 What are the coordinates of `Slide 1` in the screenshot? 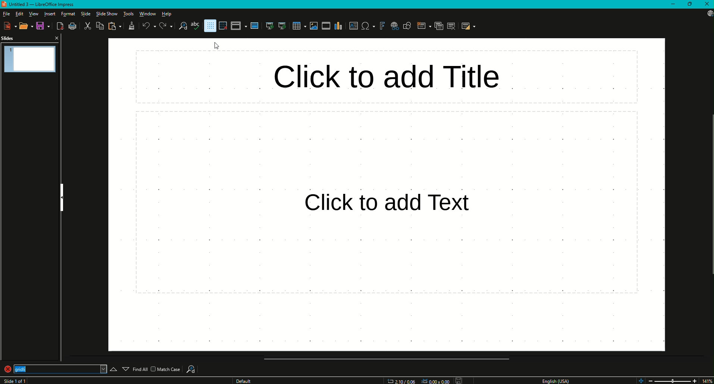 It's located at (17, 380).